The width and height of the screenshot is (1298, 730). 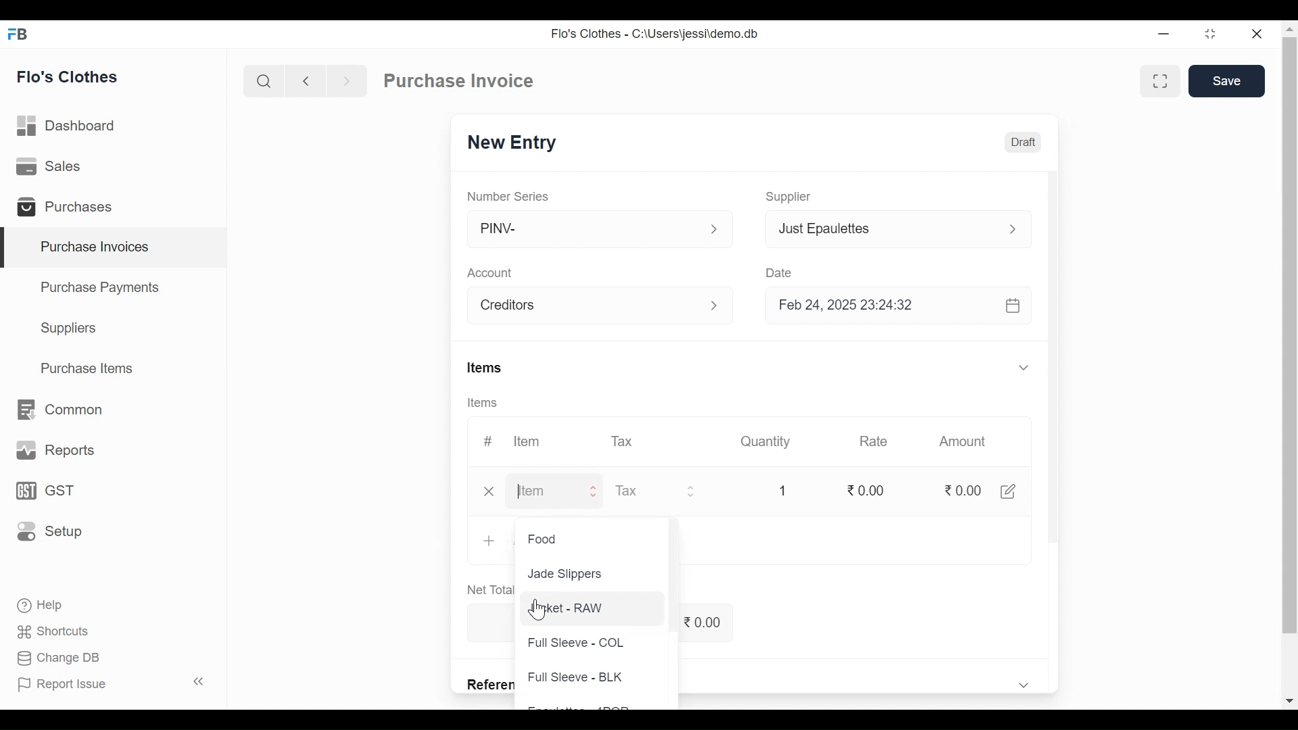 I want to click on Draft, so click(x=1024, y=141).